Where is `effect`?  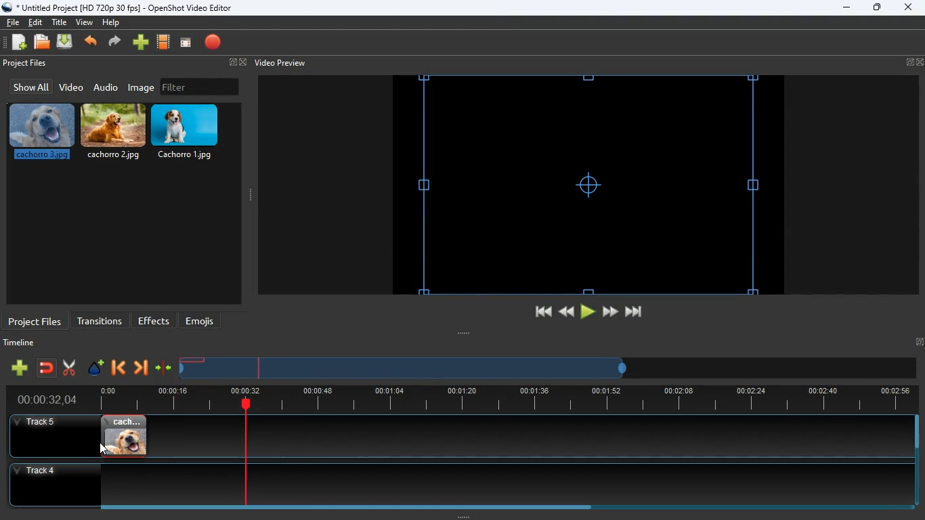
effect is located at coordinates (96, 369).